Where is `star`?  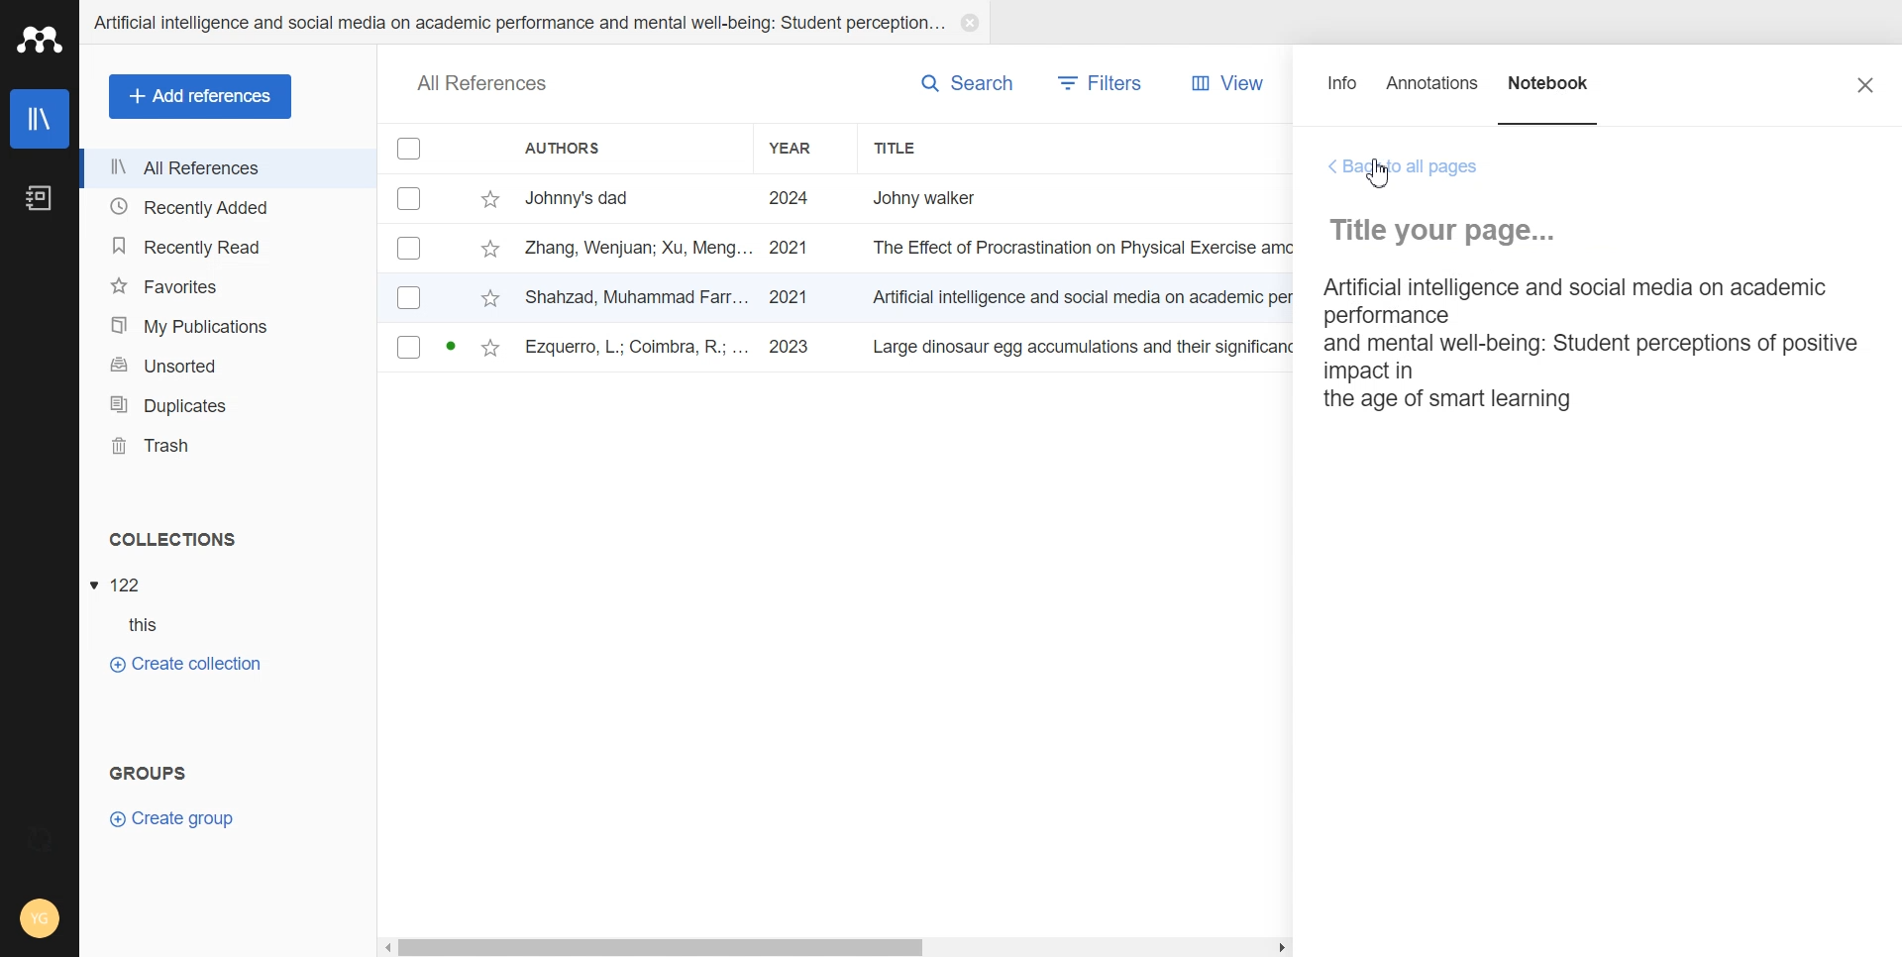
star is located at coordinates (490, 350).